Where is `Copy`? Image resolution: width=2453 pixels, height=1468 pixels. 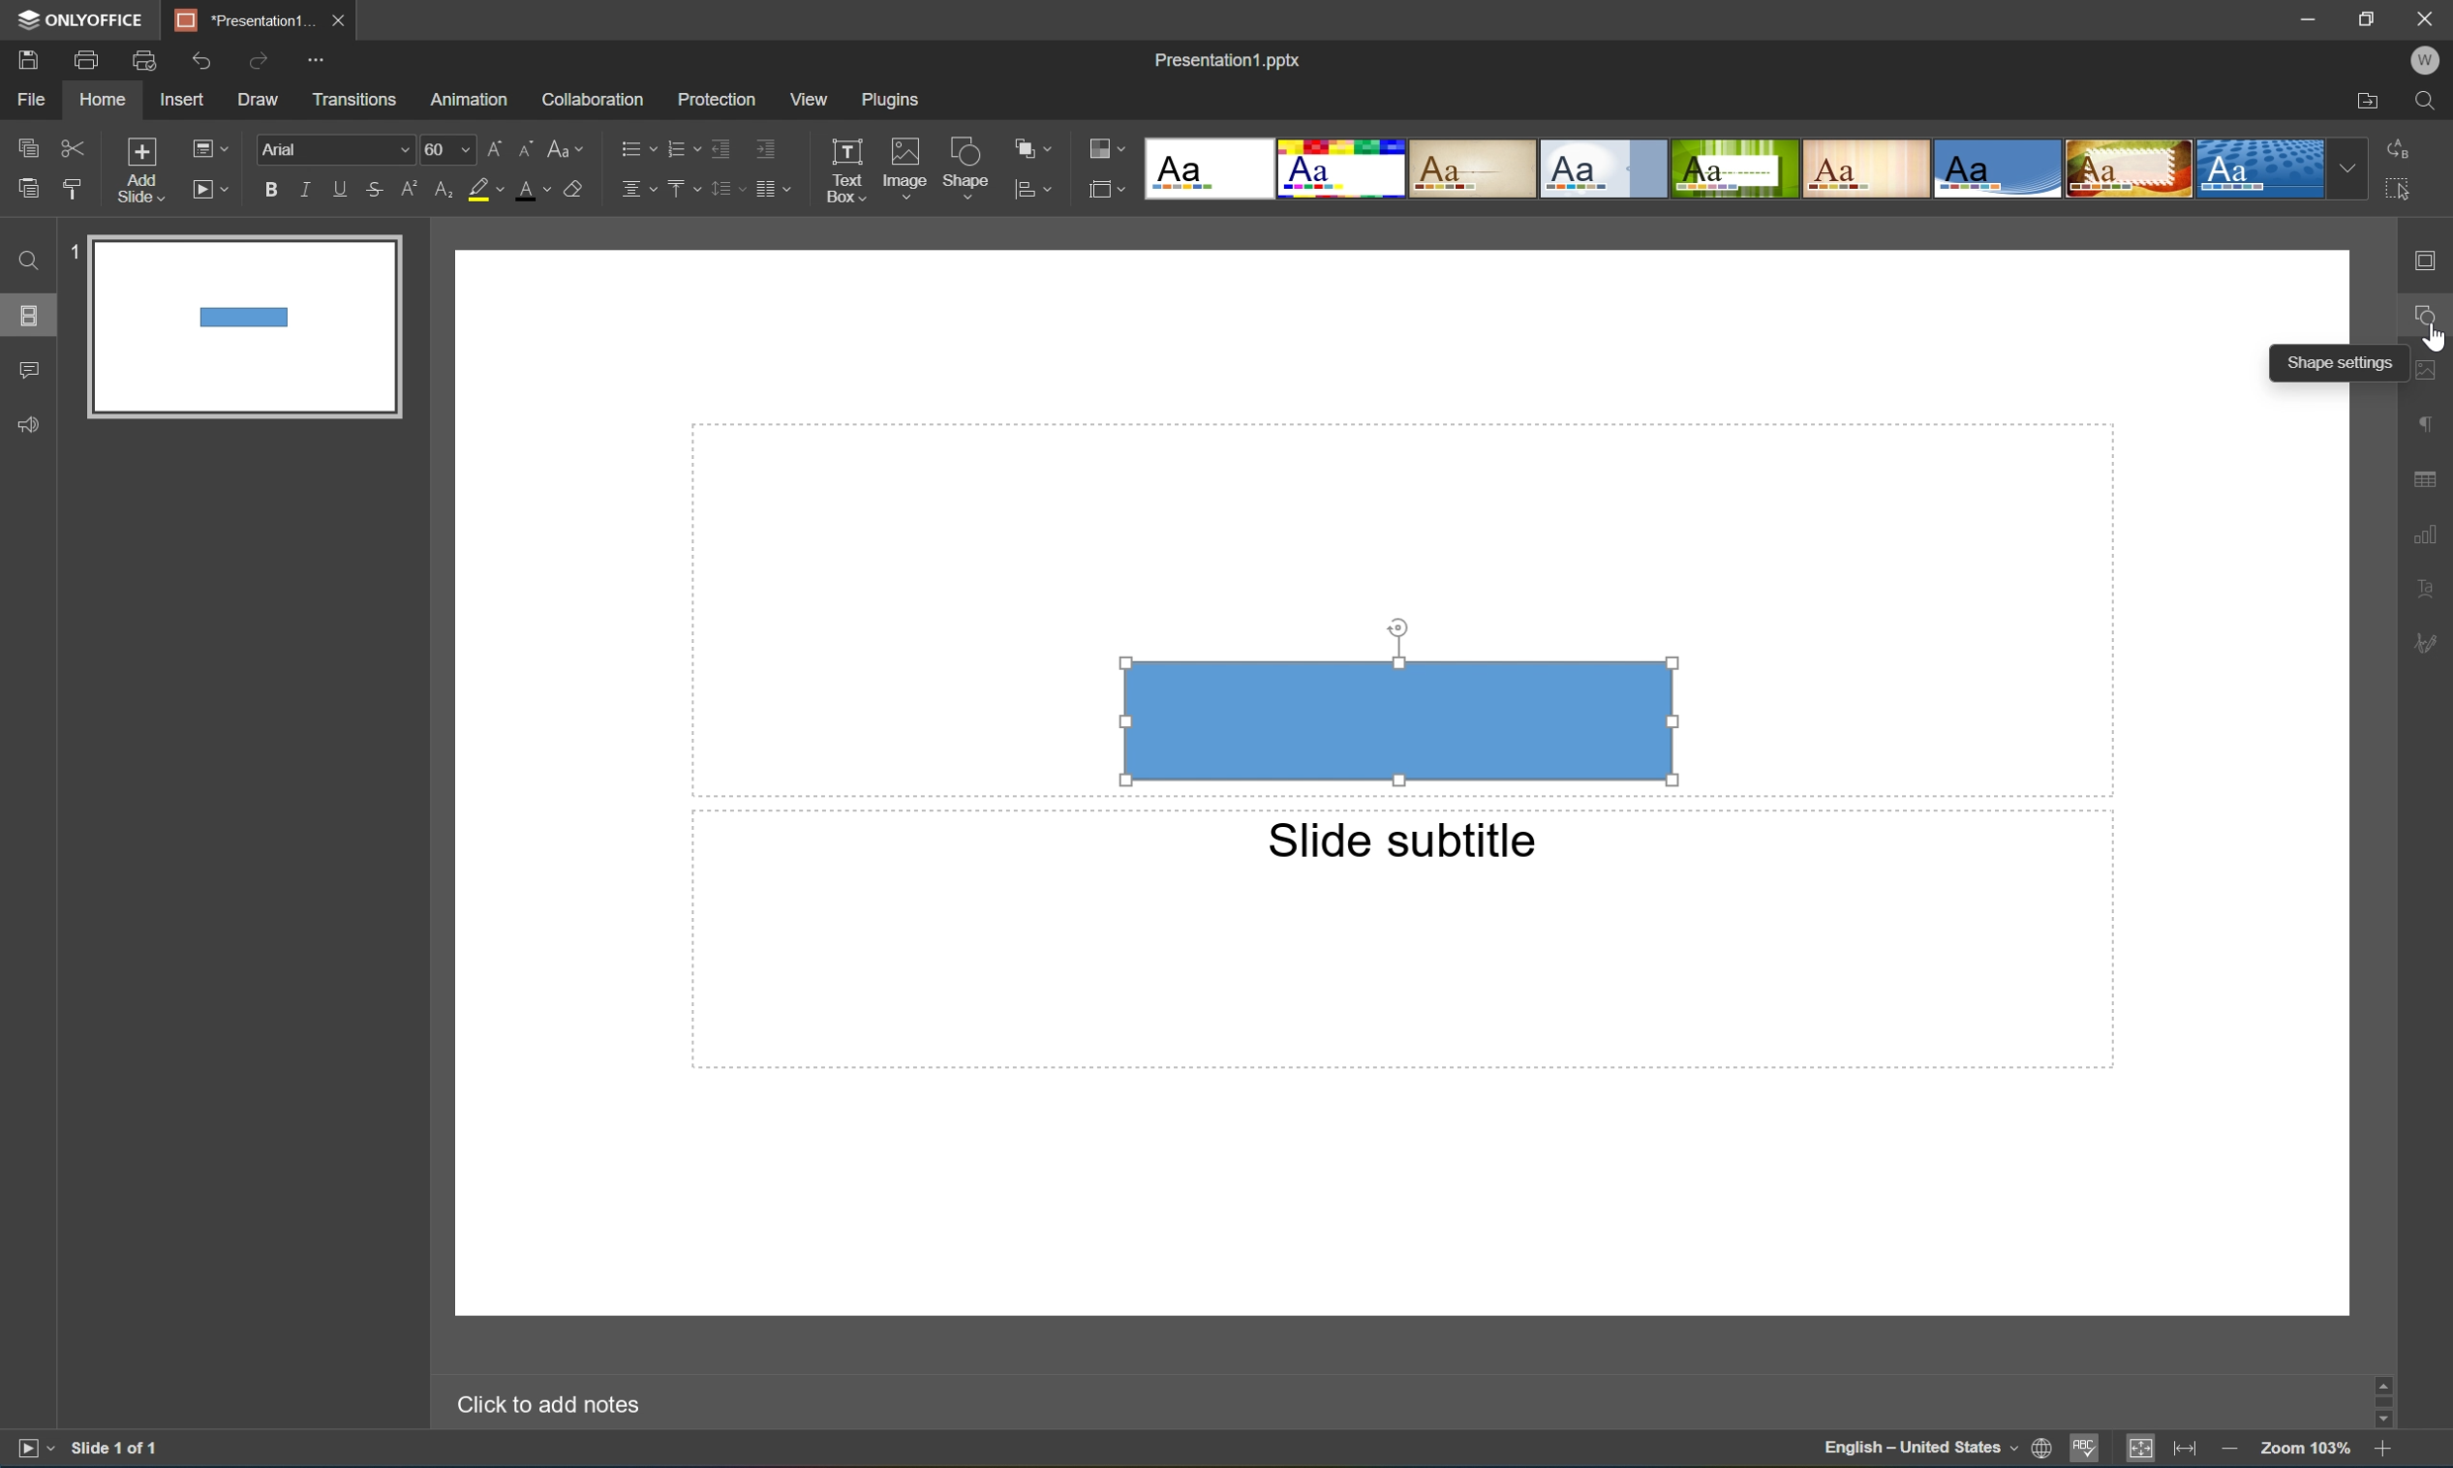 Copy is located at coordinates (30, 142).